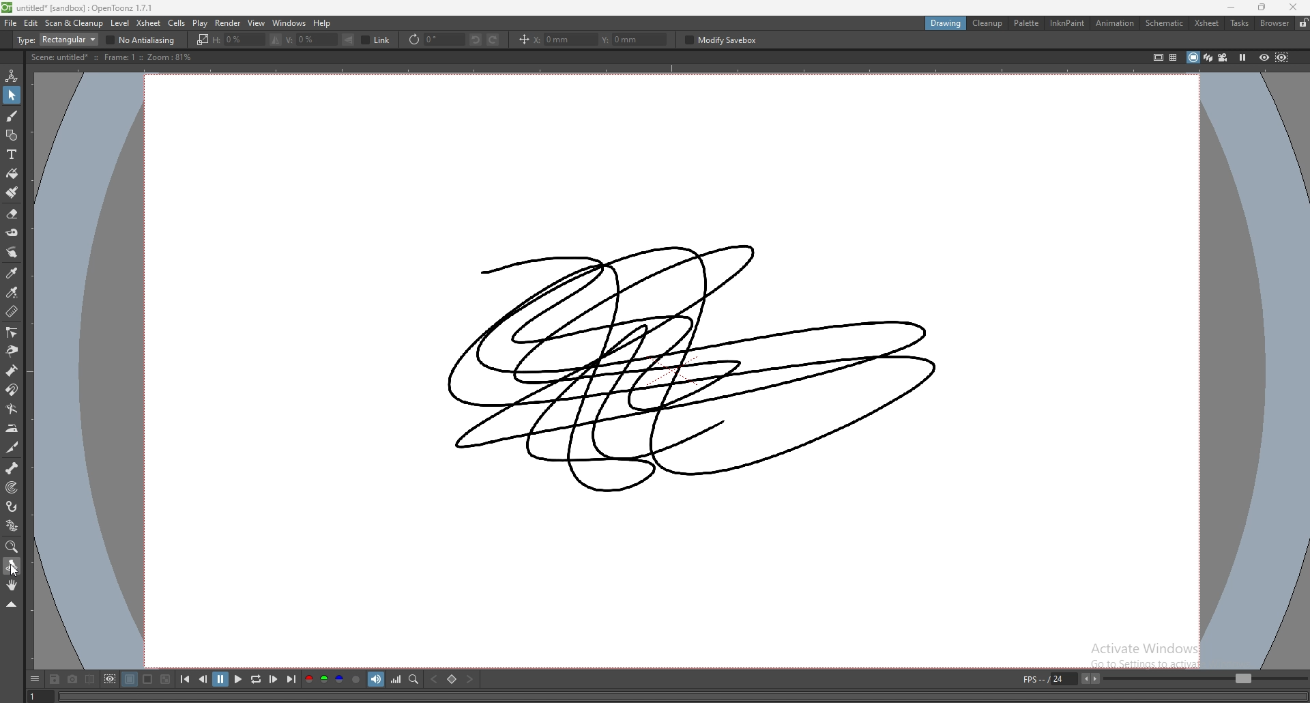 The image size is (1310, 703). I want to click on level, so click(121, 23).